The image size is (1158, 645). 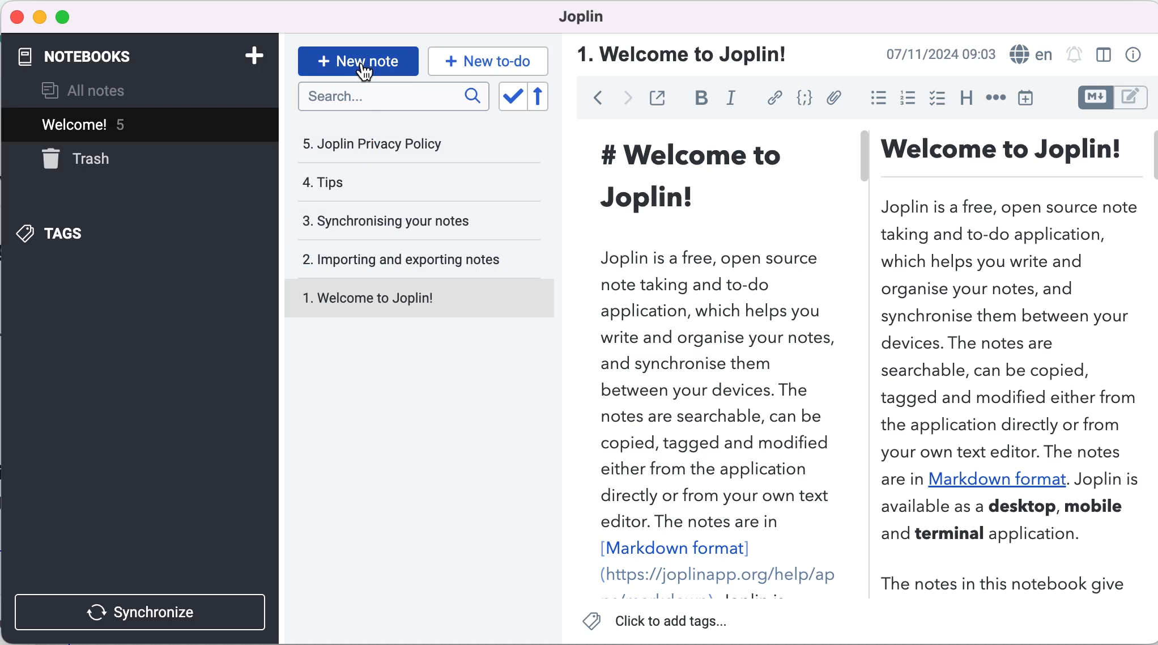 What do you see at coordinates (939, 98) in the screenshot?
I see `checkbox` at bounding box center [939, 98].